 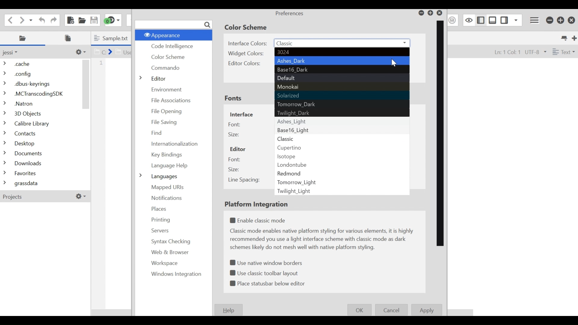 What do you see at coordinates (341, 52) in the screenshot?
I see `3024` at bounding box center [341, 52].